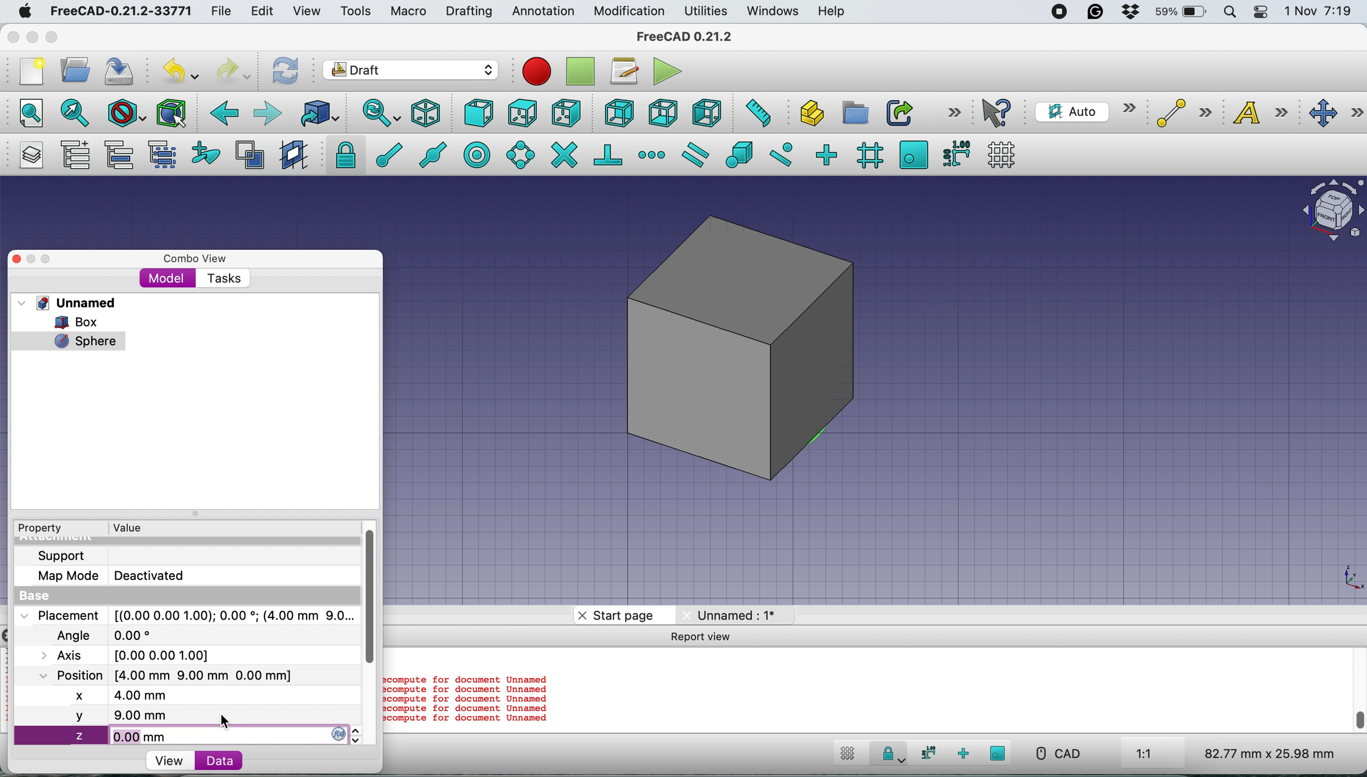  Describe the element at coordinates (706, 113) in the screenshot. I see `left` at that location.